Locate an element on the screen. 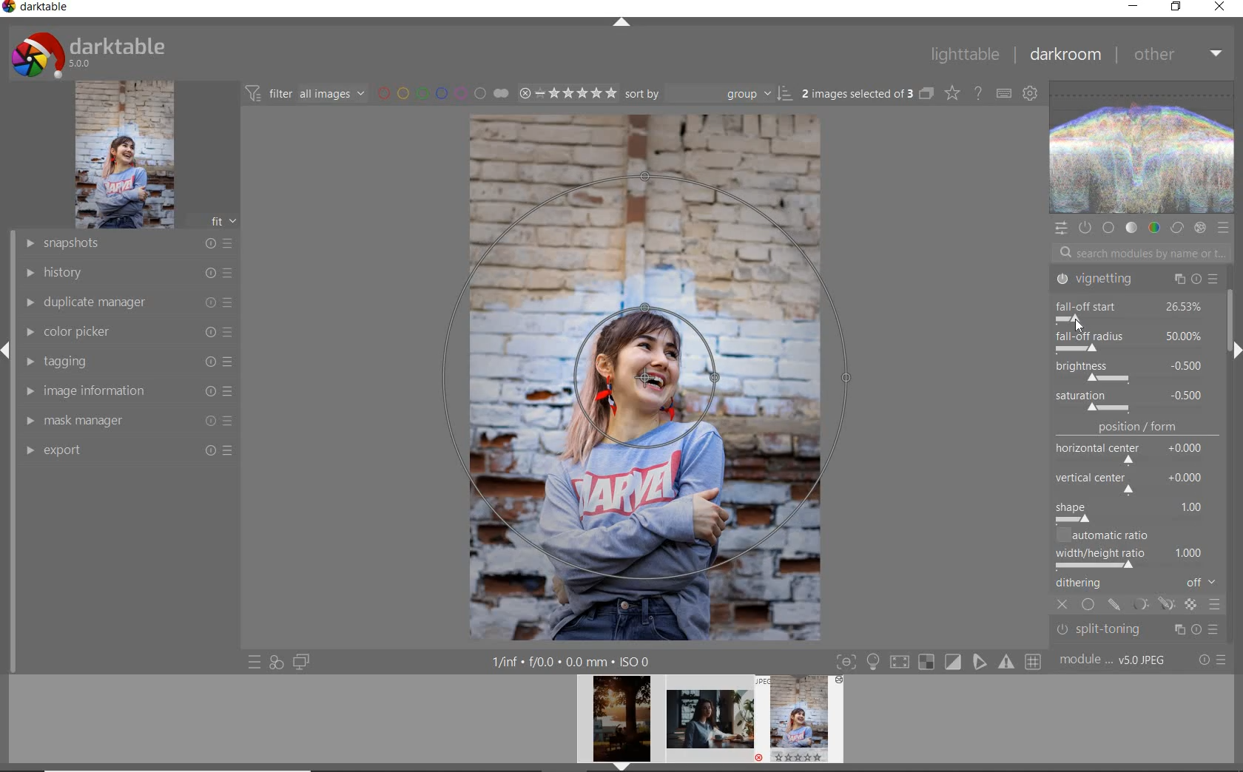 Image resolution: width=1243 pixels, height=772 pixels. expand/collapse is located at coordinates (1233, 350).